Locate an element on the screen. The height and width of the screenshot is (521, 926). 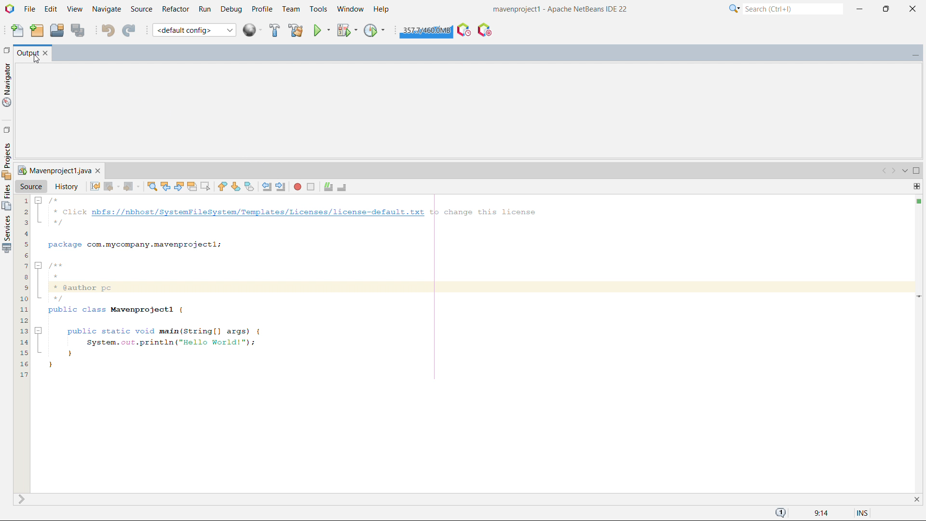
logo is located at coordinates (10, 9).